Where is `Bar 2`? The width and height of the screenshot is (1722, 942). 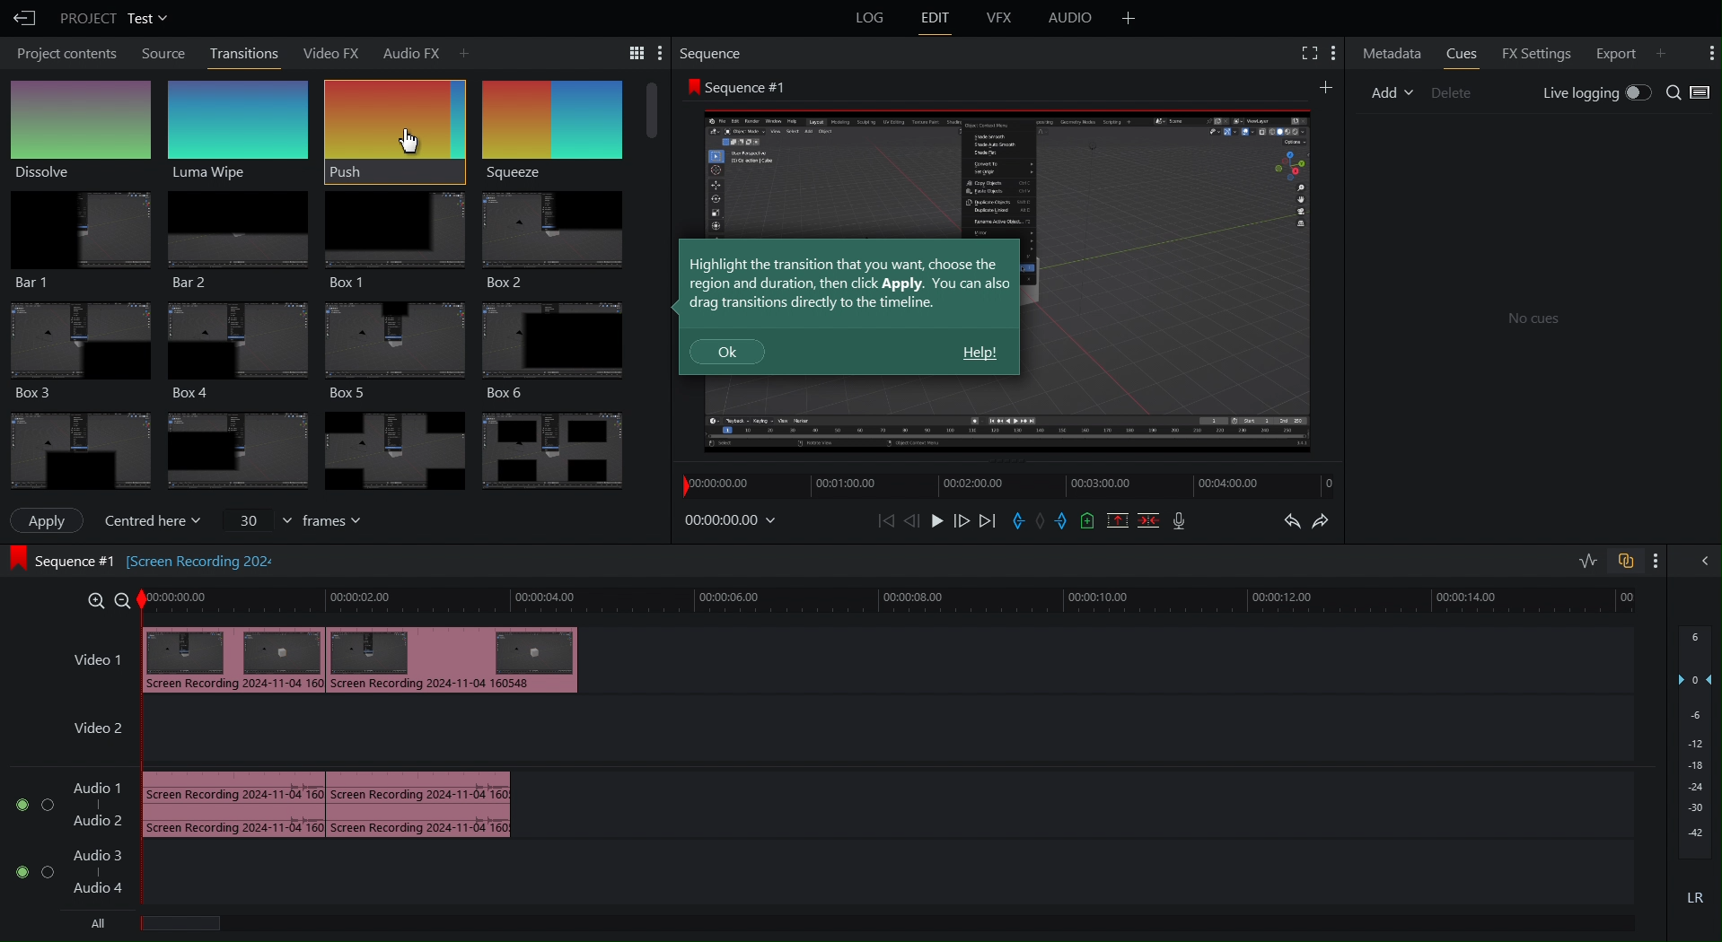 Bar 2 is located at coordinates (234, 242).